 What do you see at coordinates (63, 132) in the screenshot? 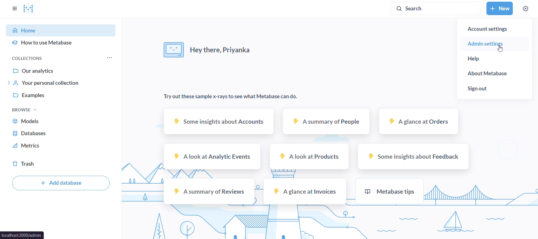
I see `database` at bounding box center [63, 132].